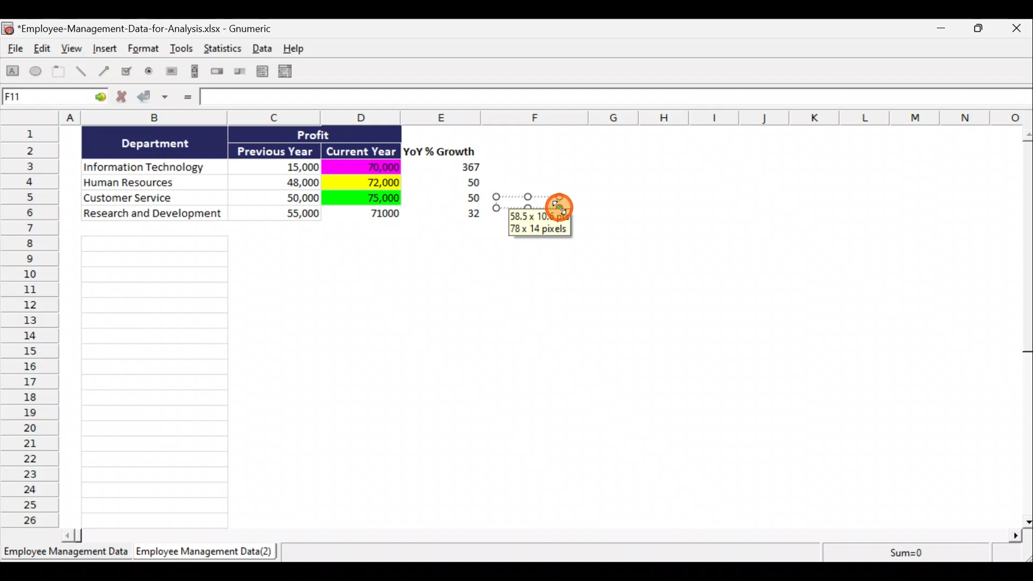 This screenshot has width=1033, height=581. I want to click on File, so click(13, 51).